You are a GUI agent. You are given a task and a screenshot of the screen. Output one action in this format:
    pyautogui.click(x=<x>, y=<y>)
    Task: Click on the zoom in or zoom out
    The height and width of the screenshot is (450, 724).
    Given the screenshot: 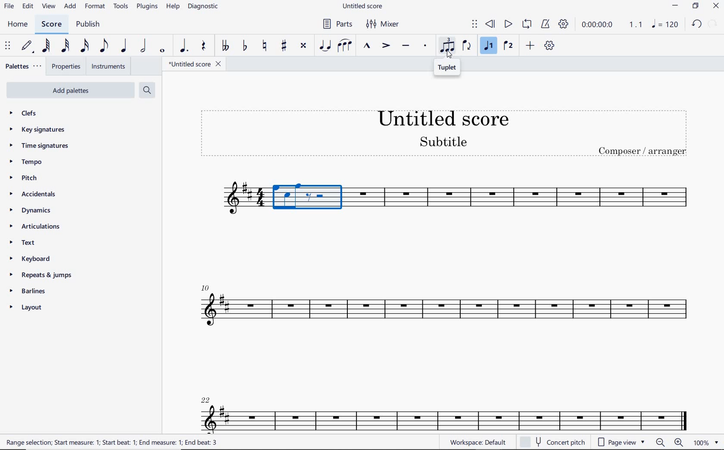 What is the action you would take?
    pyautogui.click(x=669, y=443)
    